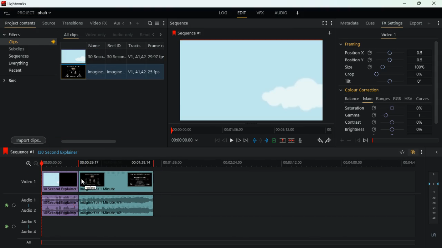 The width and height of the screenshot is (442, 248). I want to click on rgb, so click(397, 98).